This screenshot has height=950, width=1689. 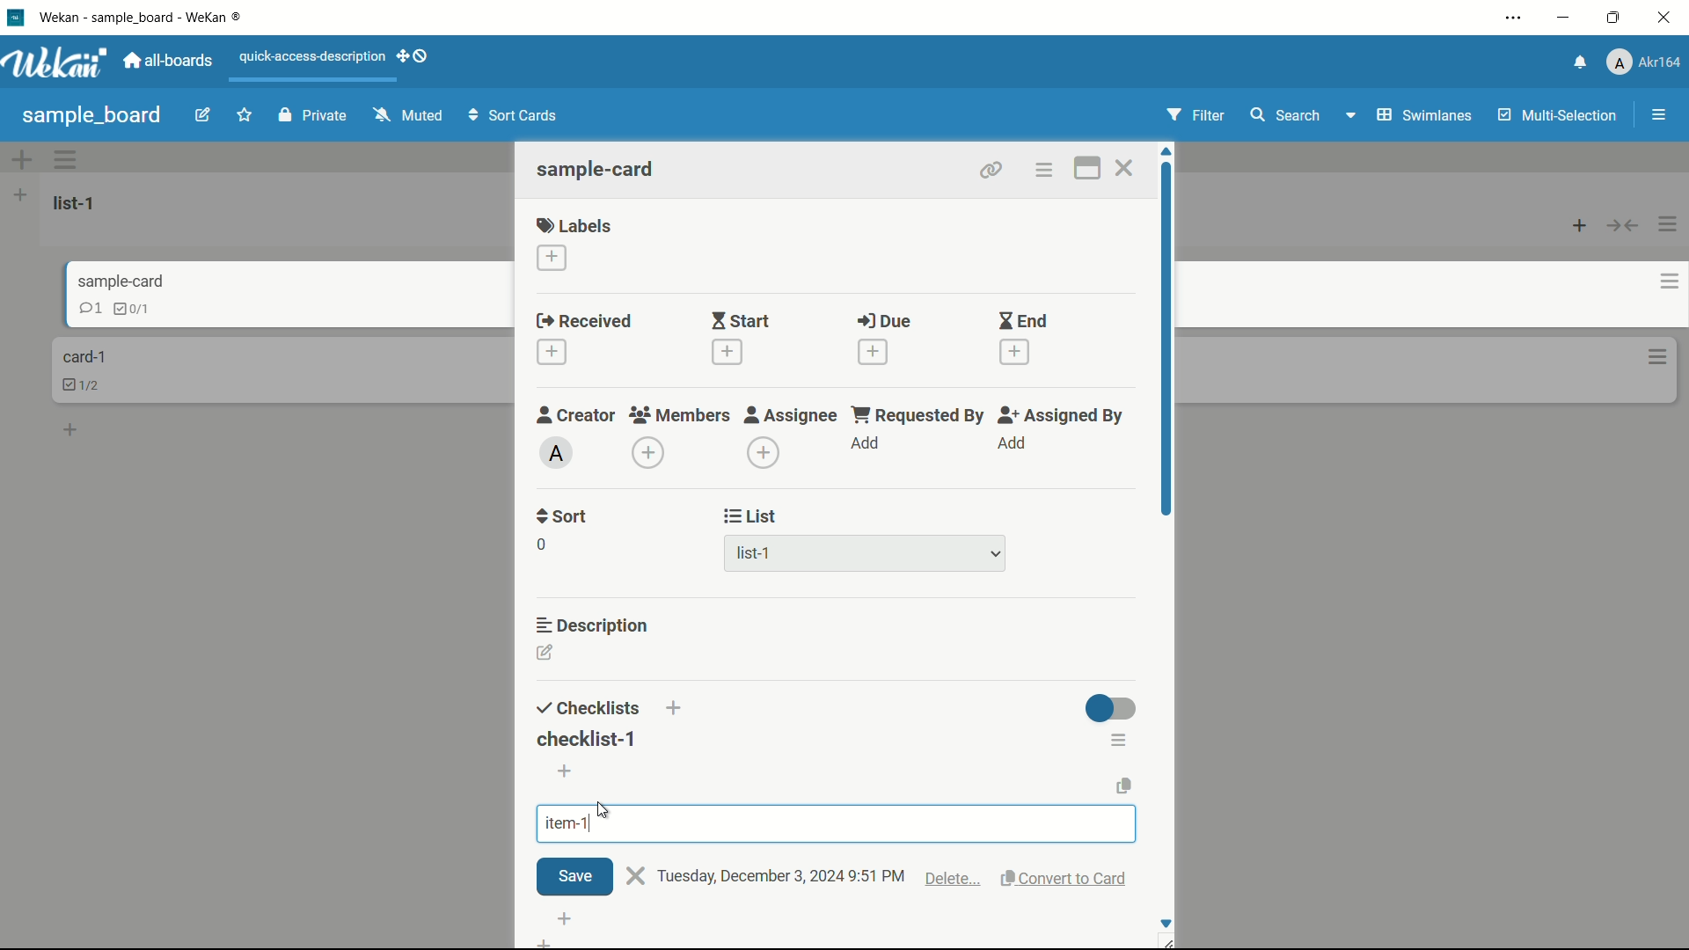 I want to click on star, so click(x=244, y=114).